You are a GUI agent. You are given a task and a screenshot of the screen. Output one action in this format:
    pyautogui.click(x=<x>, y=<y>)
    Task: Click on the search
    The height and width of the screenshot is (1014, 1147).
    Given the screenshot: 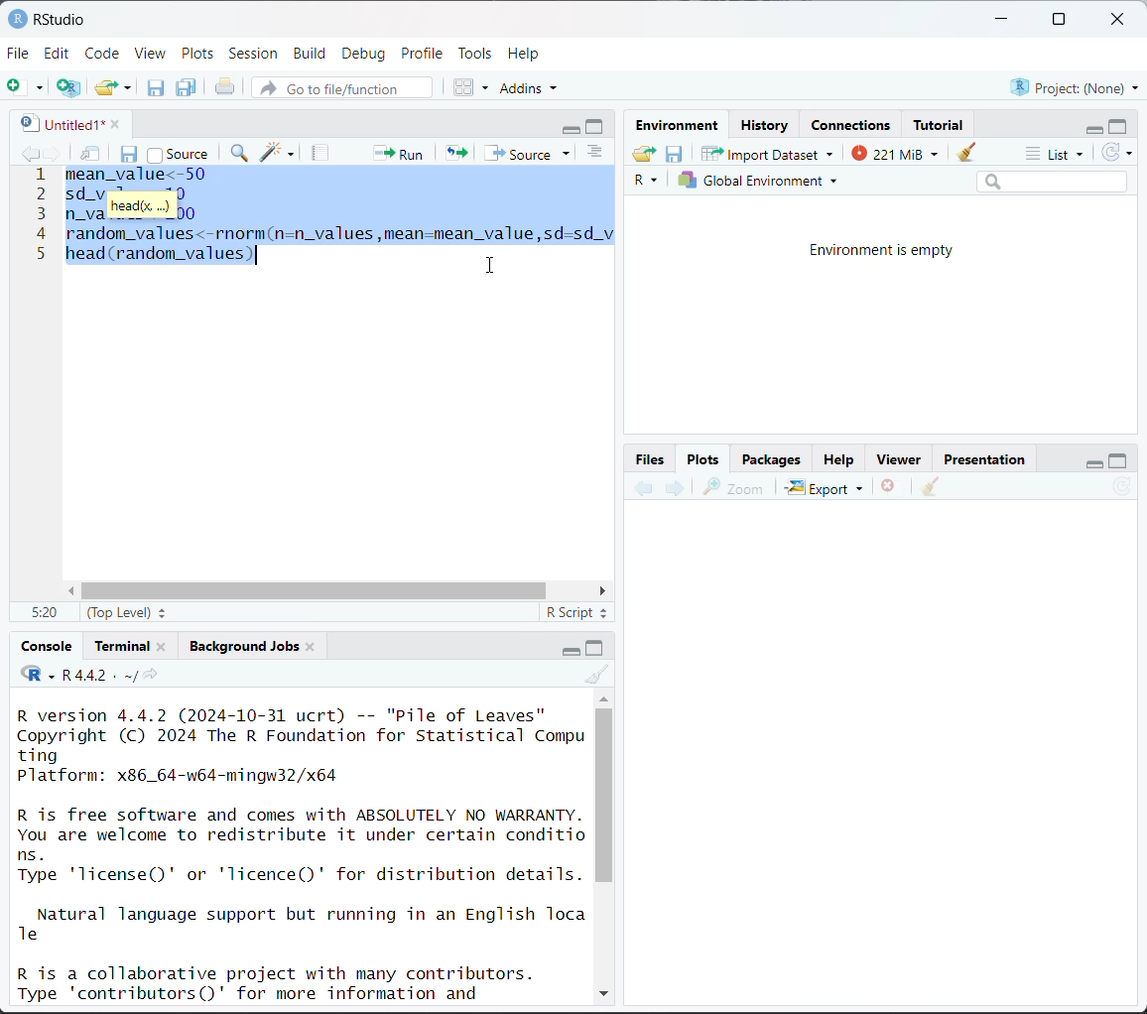 What is the action you would take?
    pyautogui.click(x=1052, y=181)
    